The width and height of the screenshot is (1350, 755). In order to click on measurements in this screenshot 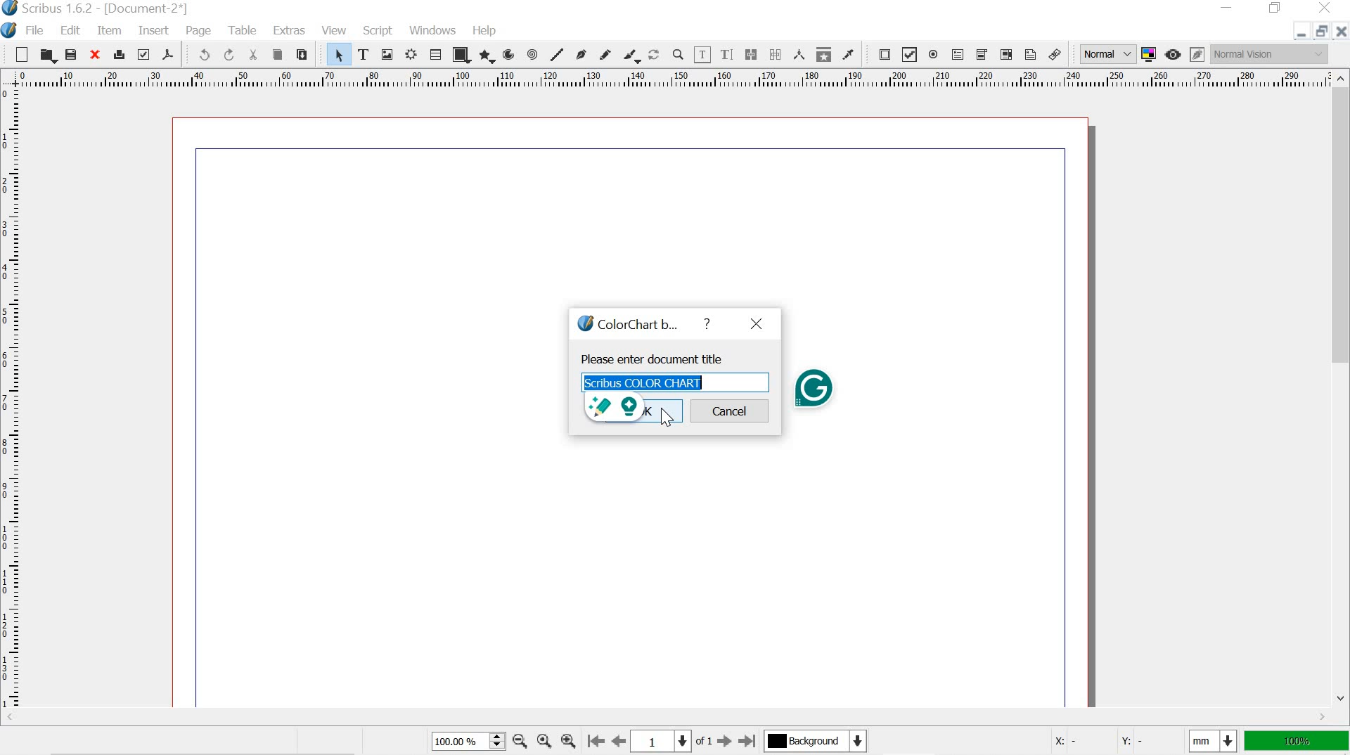, I will do `click(800, 55)`.